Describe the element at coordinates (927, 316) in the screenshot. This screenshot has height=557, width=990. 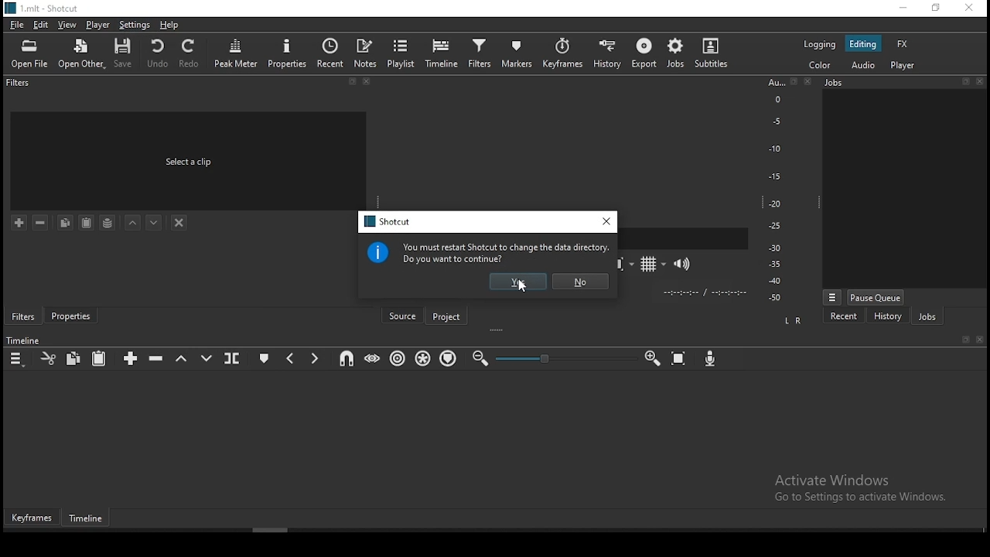
I see `jobs` at that location.